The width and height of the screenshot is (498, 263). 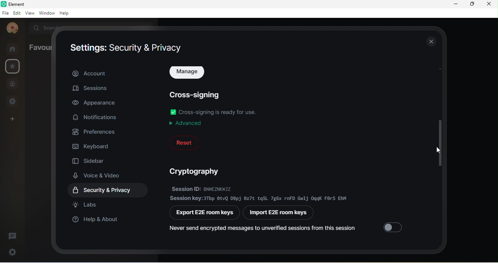 What do you see at coordinates (26, 4) in the screenshot?
I see `element b room` at bounding box center [26, 4].